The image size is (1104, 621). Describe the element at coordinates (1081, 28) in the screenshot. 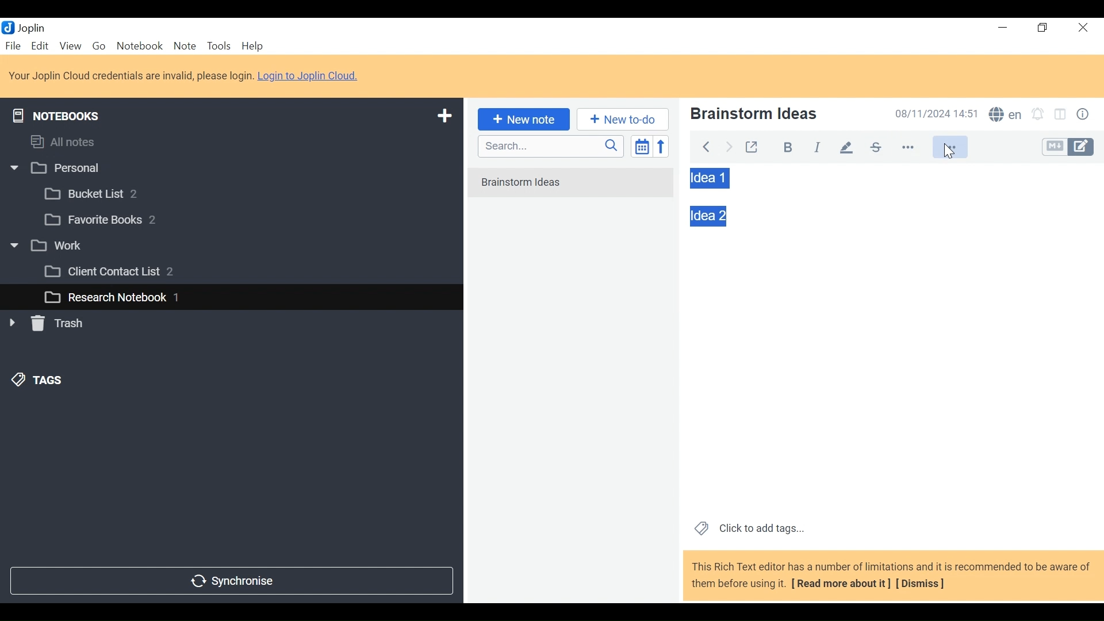

I see `Close` at that location.